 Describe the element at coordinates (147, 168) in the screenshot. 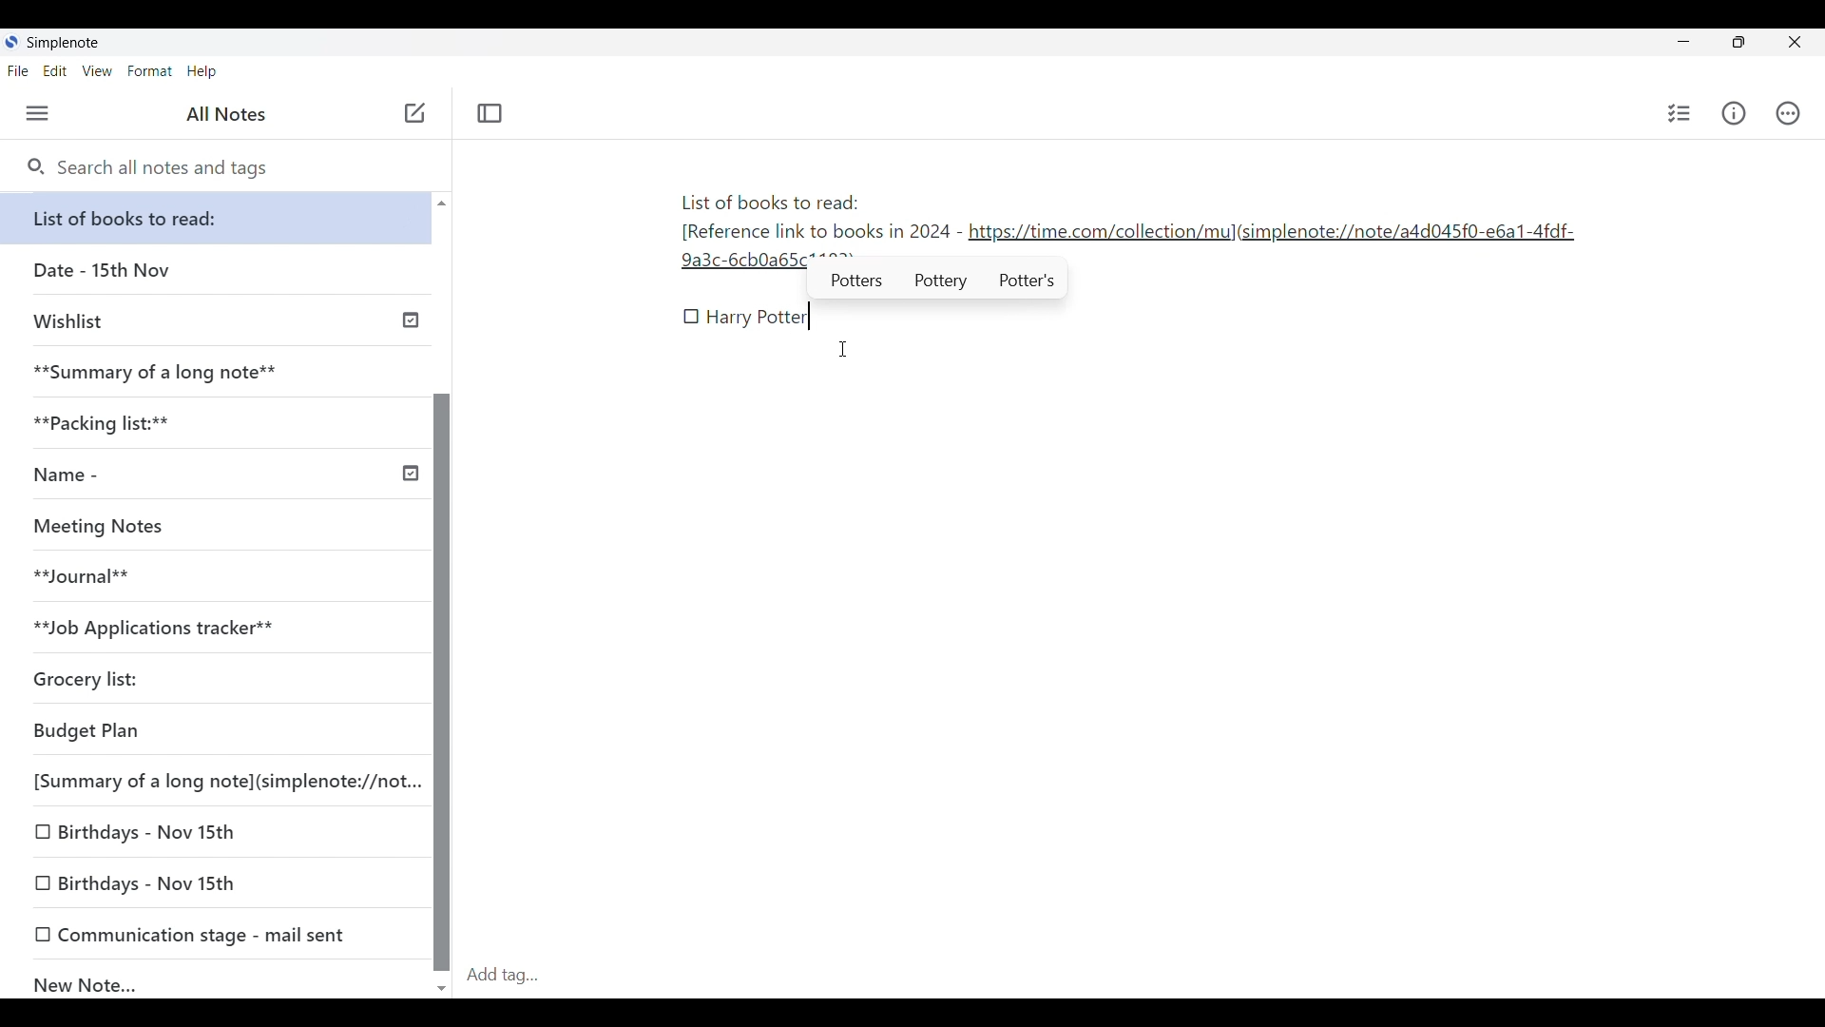

I see `Search all notes and tags` at that location.